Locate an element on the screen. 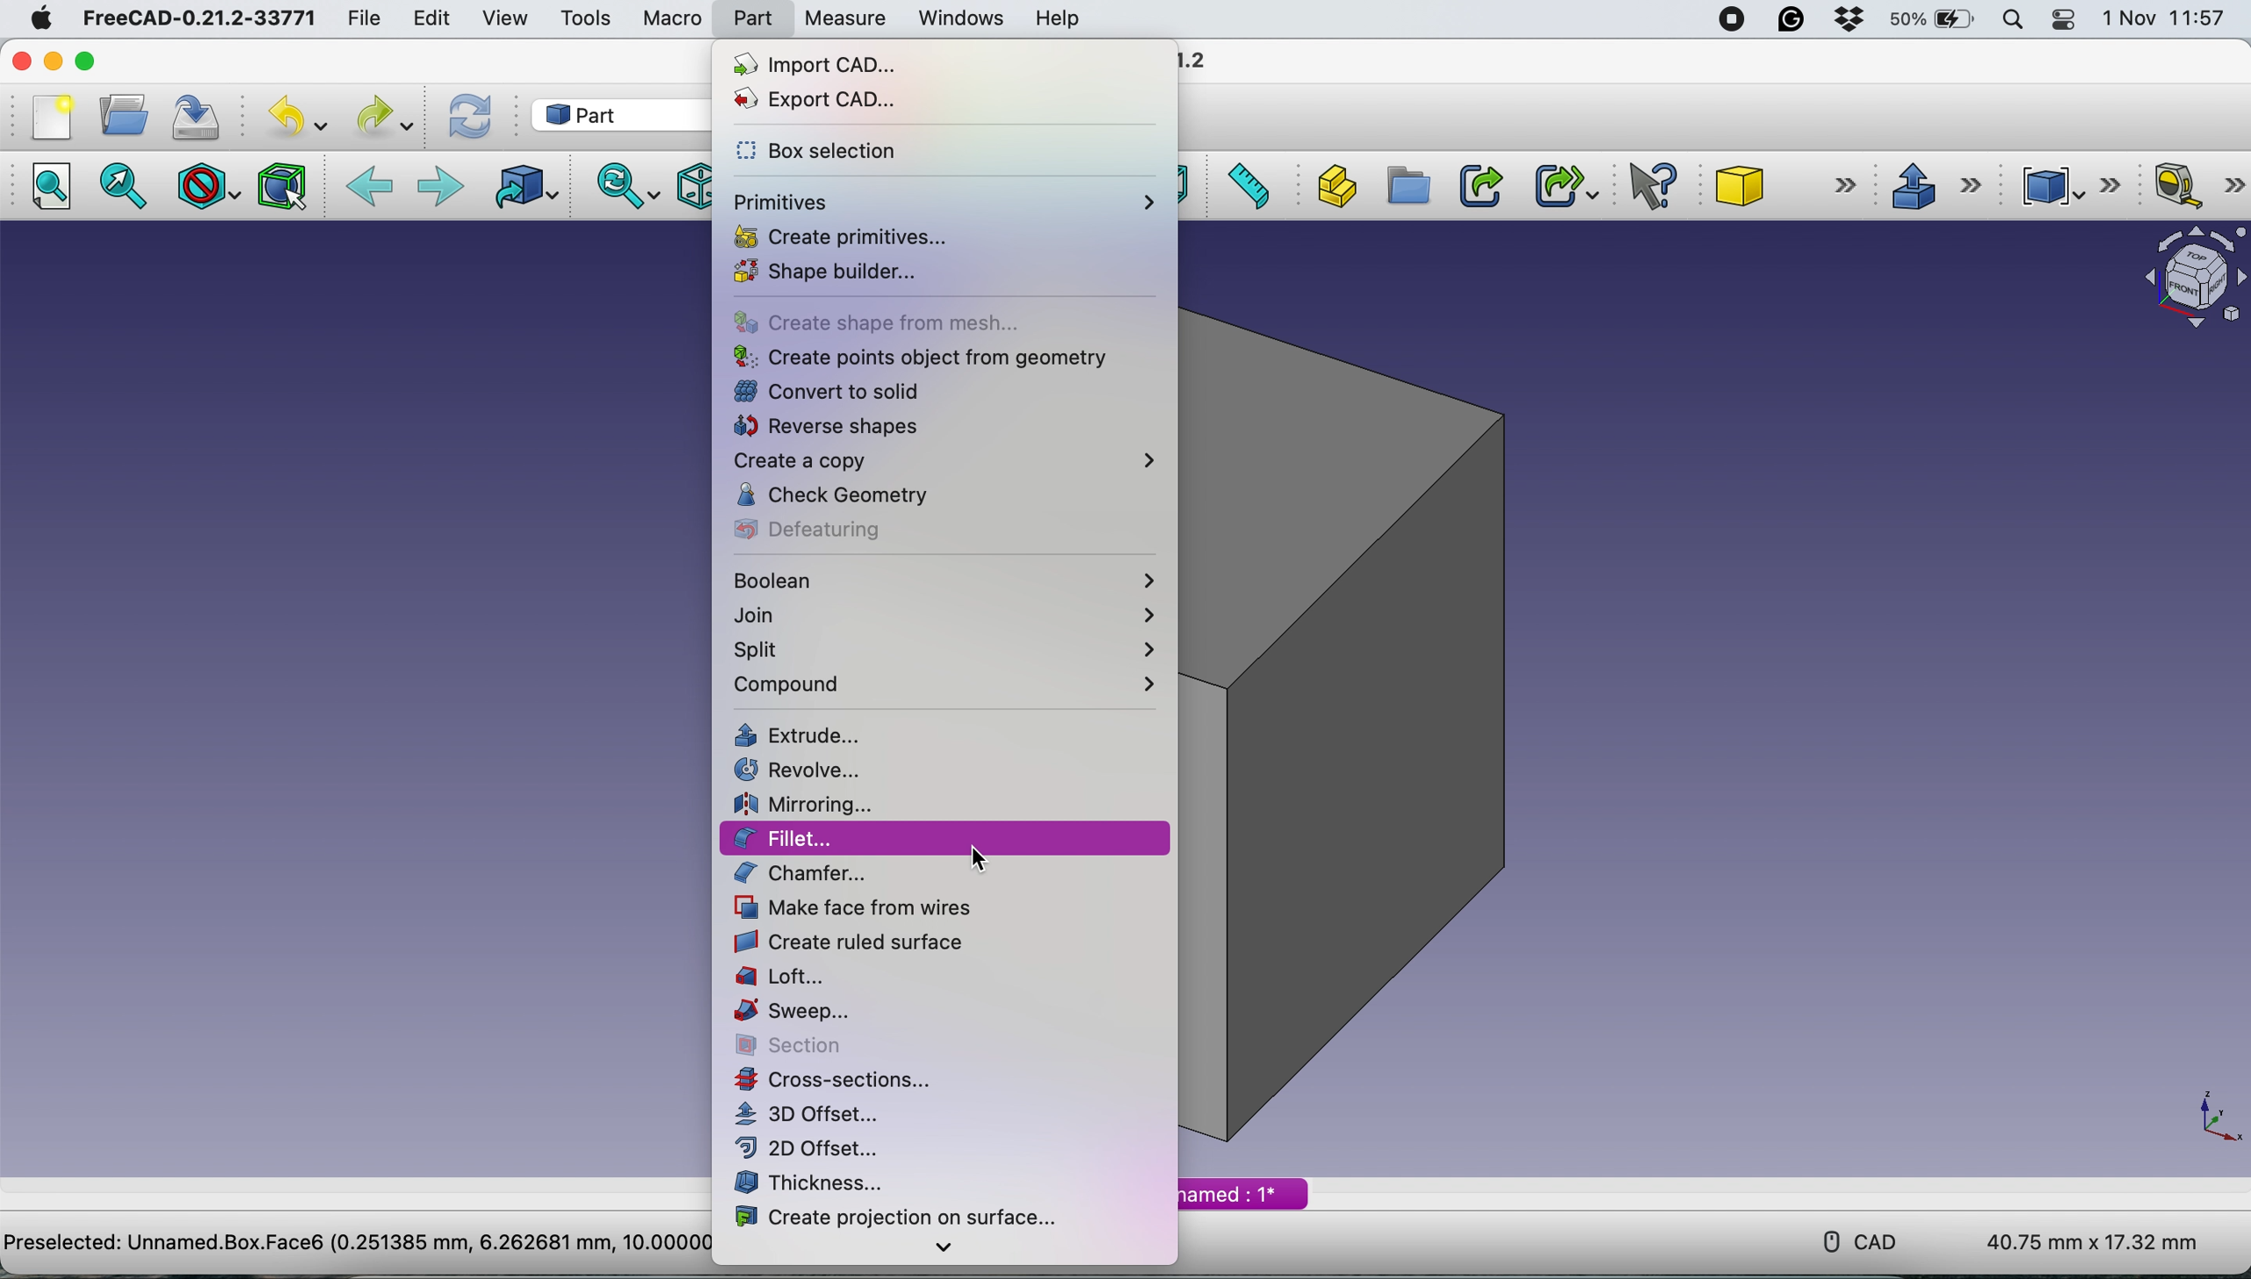  loft is located at coordinates (793, 976).